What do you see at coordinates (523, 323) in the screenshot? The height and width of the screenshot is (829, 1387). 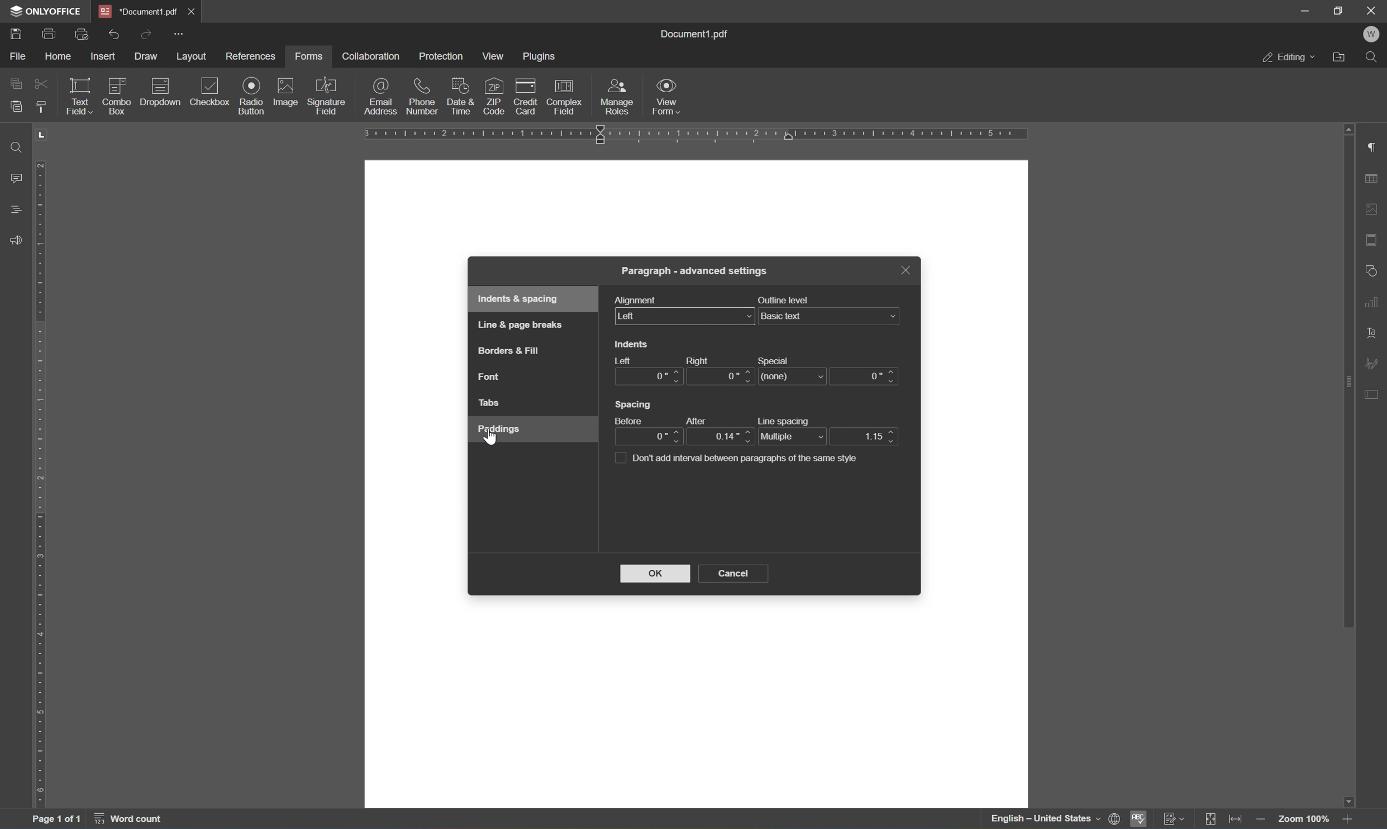 I see `line & page breaks` at bounding box center [523, 323].